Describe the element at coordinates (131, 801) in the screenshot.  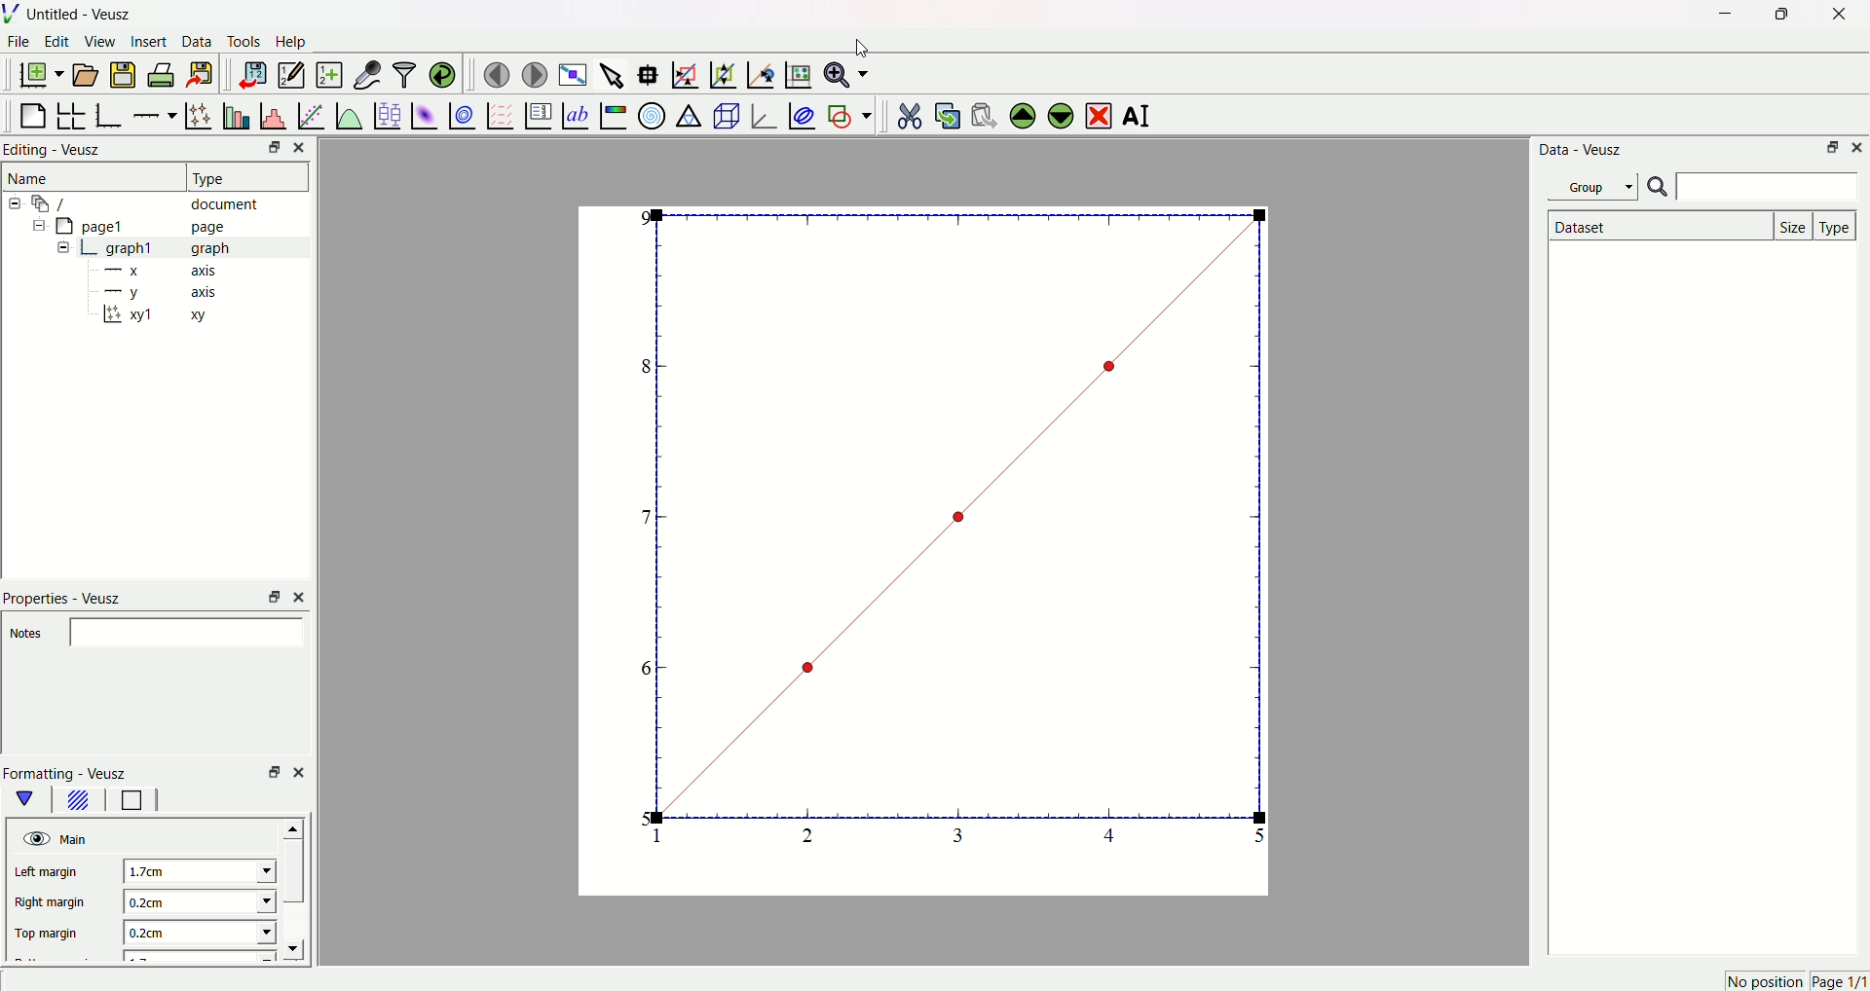
I see `border` at that location.